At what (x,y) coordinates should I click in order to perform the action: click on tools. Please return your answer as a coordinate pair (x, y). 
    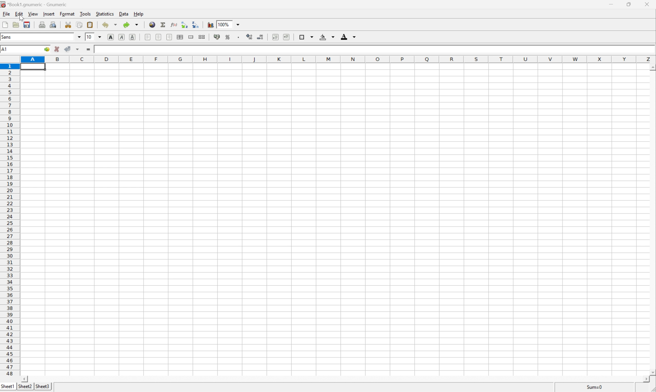
    Looking at the image, I should click on (85, 15).